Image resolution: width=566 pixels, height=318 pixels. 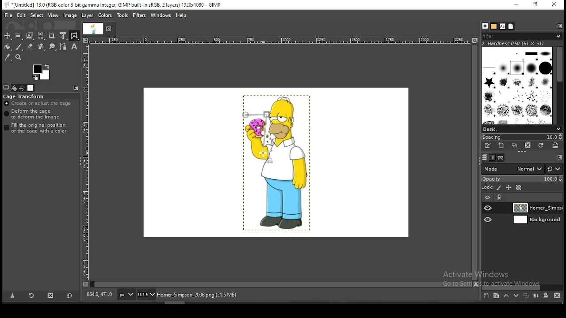 What do you see at coordinates (145, 295) in the screenshot?
I see `zoom status` at bounding box center [145, 295].